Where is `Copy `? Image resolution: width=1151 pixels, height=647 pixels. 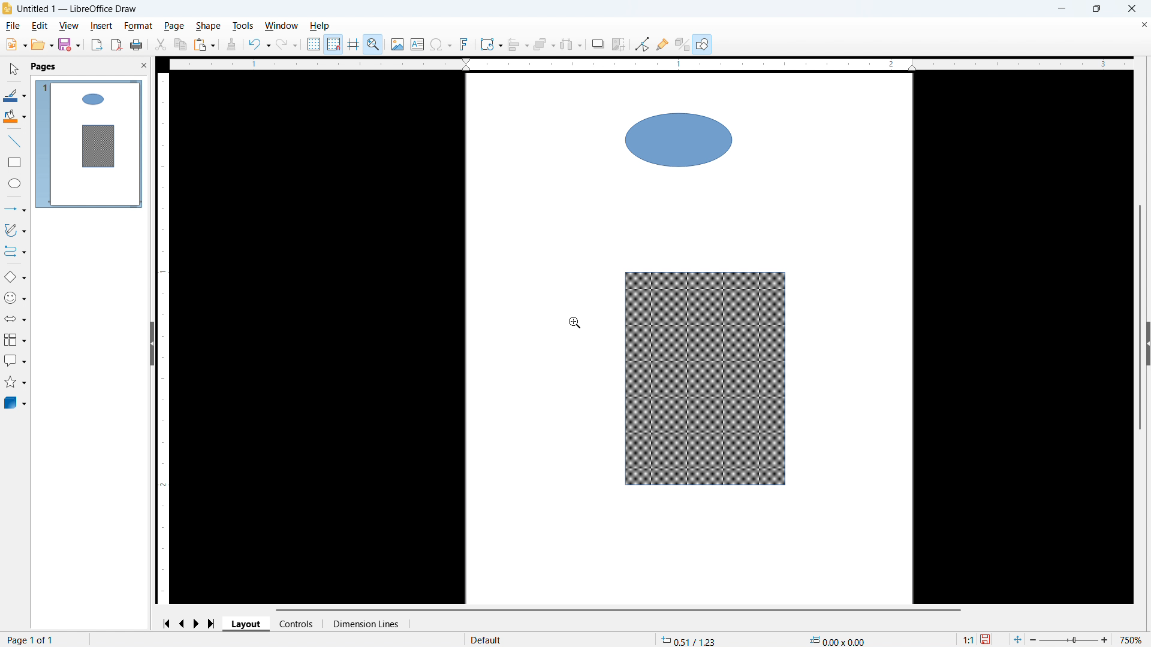
Copy  is located at coordinates (180, 44).